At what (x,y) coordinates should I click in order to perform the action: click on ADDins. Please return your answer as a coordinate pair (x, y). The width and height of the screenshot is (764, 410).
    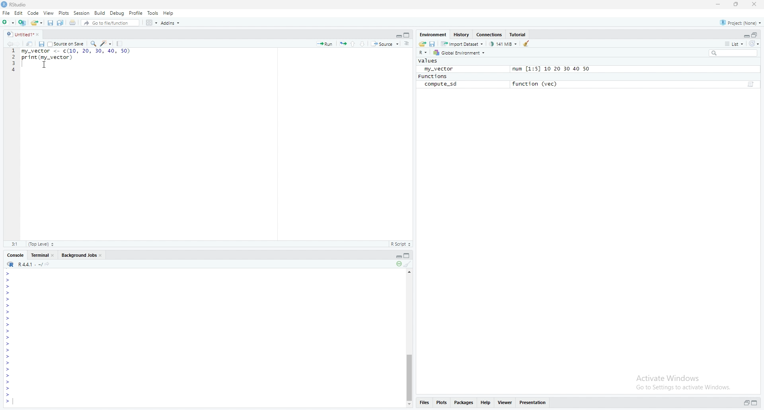
    Looking at the image, I should click on (170, 23).